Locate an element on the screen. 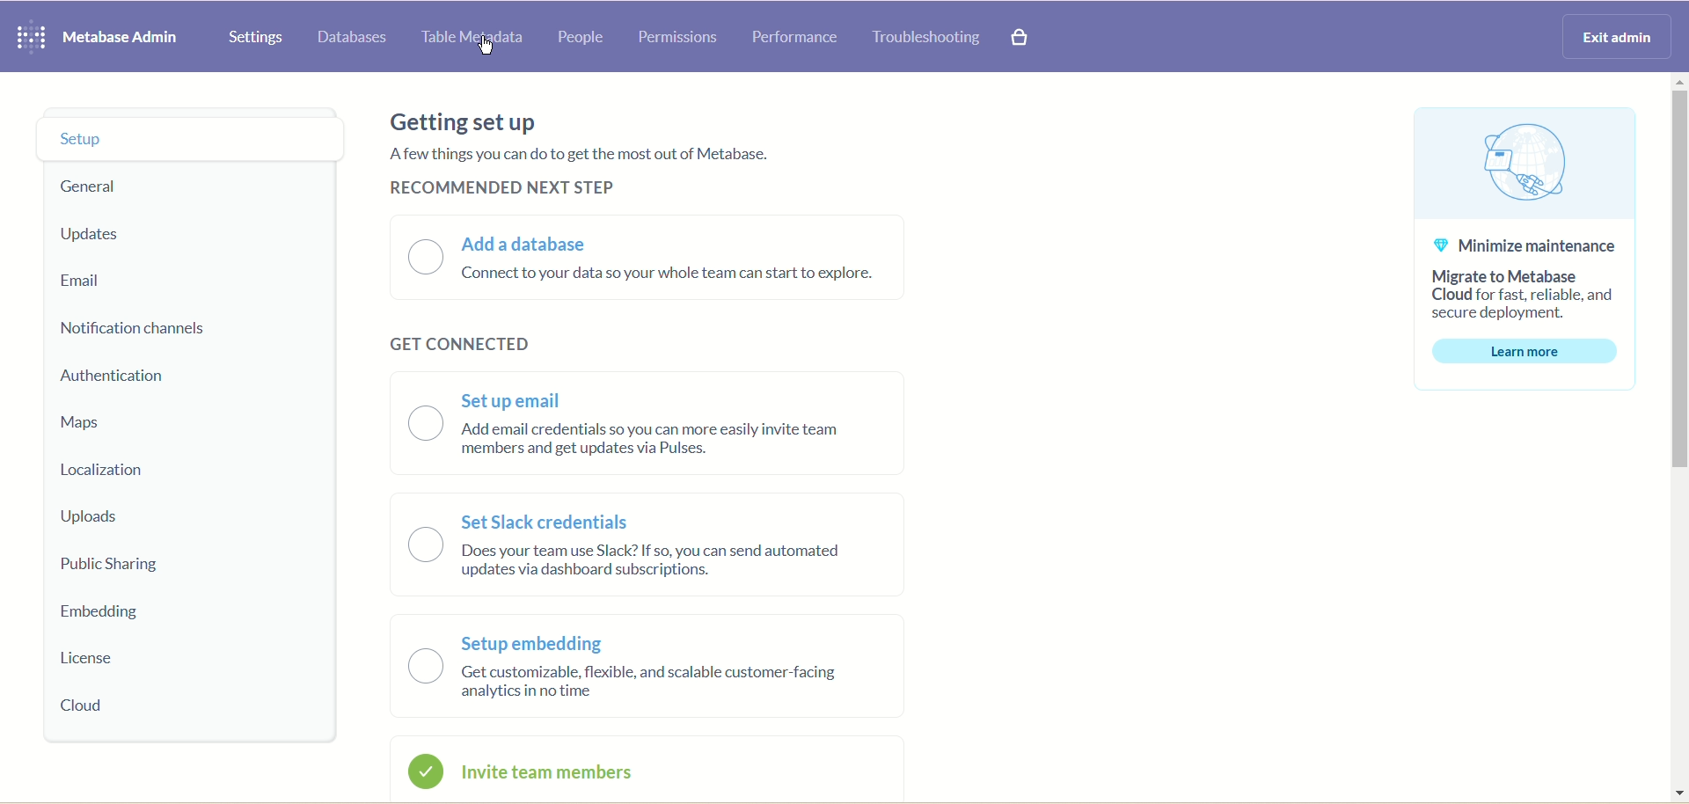 The height and width of the screenshot is (804, 1689). Invite members is located at coordinates (637, 769).